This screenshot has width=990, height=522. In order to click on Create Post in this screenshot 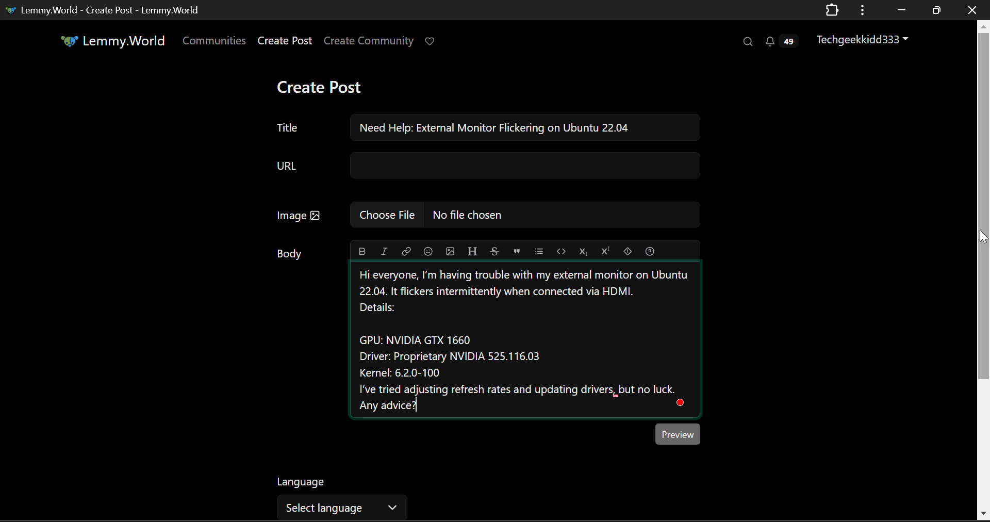, I will do `click(322, 85)`.